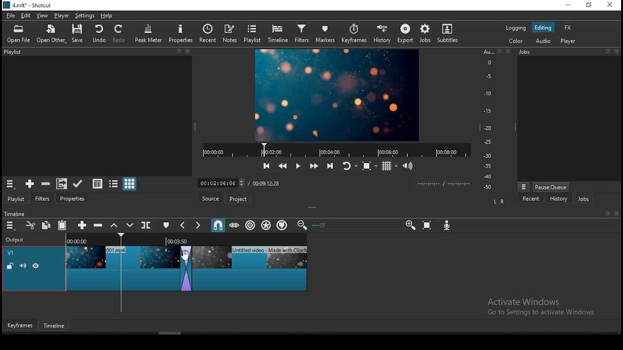 The height and width of the screenshot is (350, 623). Describe the element at coordinates (251, 225) in the screenshot. I see `ripple` at that location.